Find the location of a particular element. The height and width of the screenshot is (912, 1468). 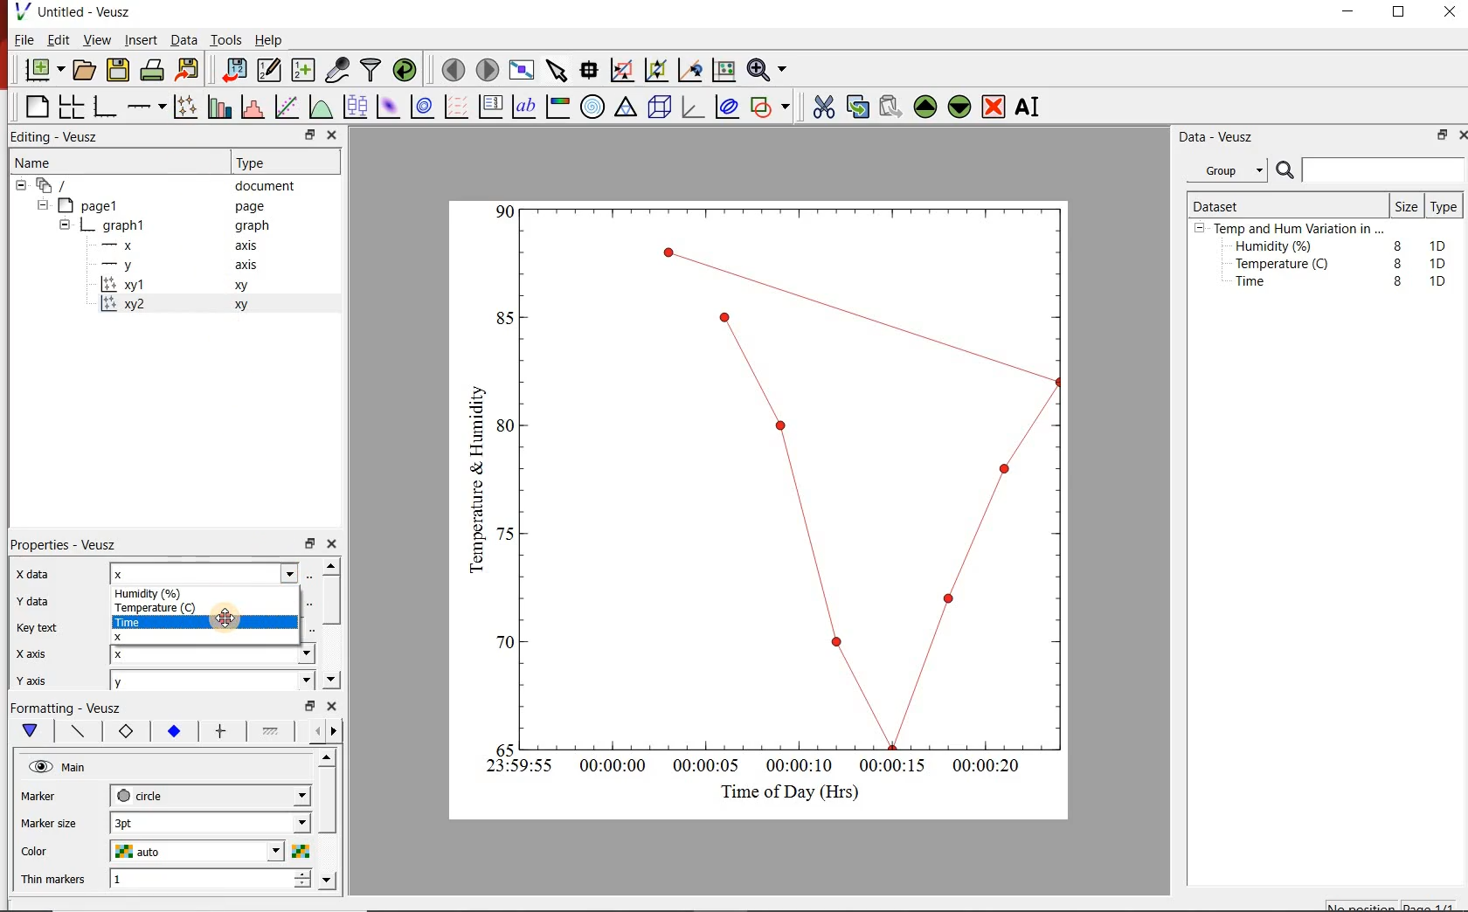

Data - Veusz is located at coordinates (1220, 137).